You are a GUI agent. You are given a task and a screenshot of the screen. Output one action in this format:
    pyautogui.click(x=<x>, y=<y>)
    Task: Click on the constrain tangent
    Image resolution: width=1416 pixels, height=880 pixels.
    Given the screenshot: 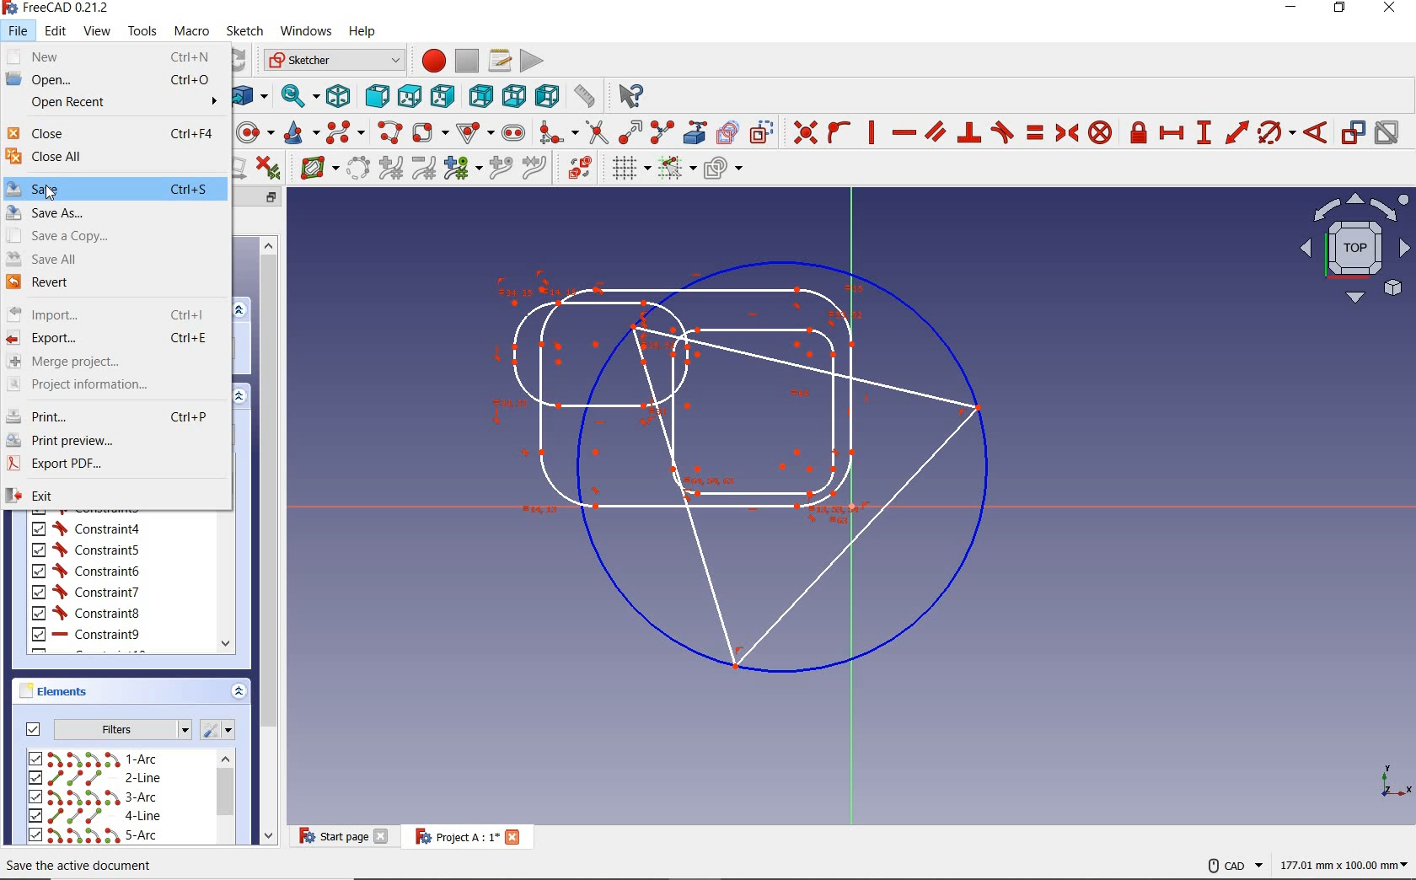 What is the action you would take?
    pyautogui.click(x=1004, y=131)
    